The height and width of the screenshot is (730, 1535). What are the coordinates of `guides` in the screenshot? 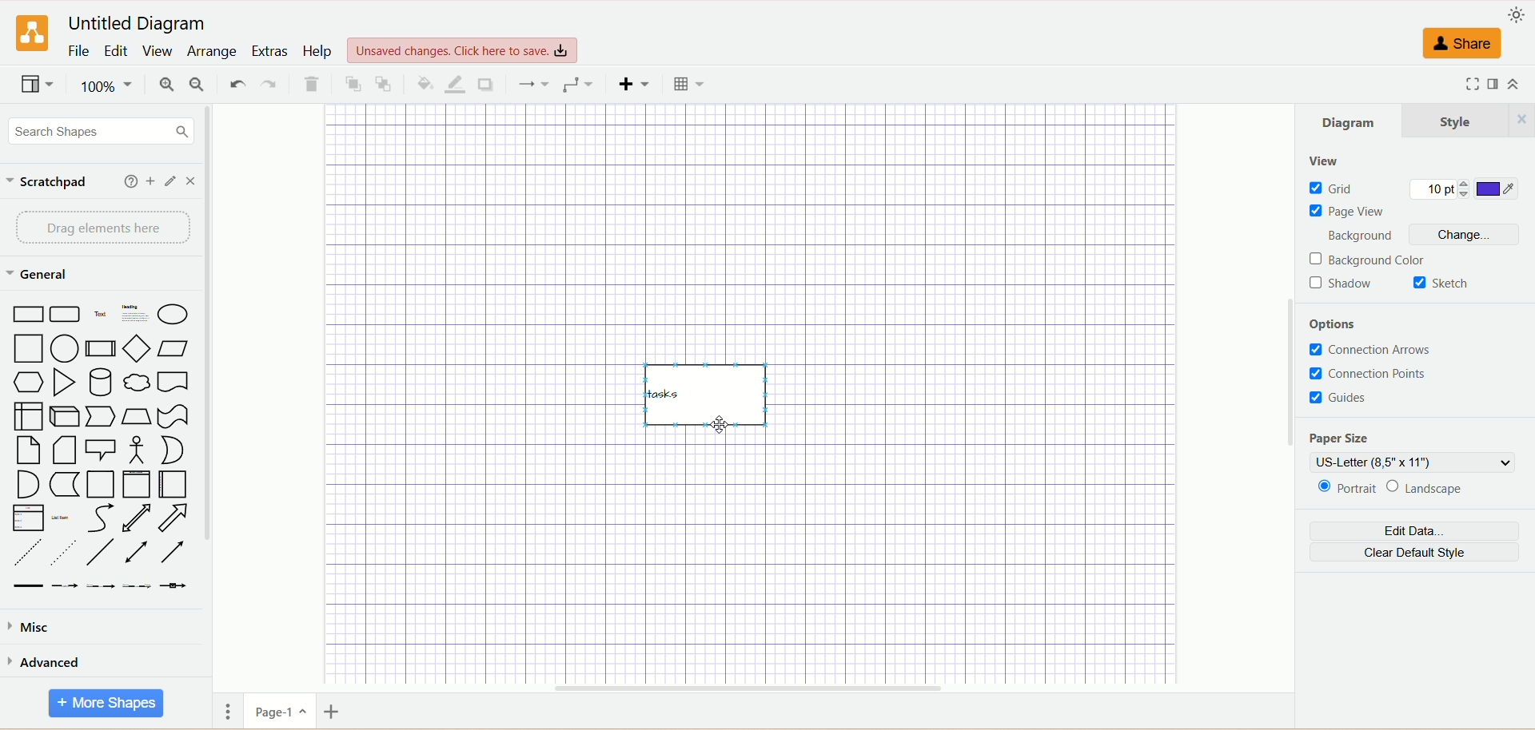 It's located at (1350, 399).